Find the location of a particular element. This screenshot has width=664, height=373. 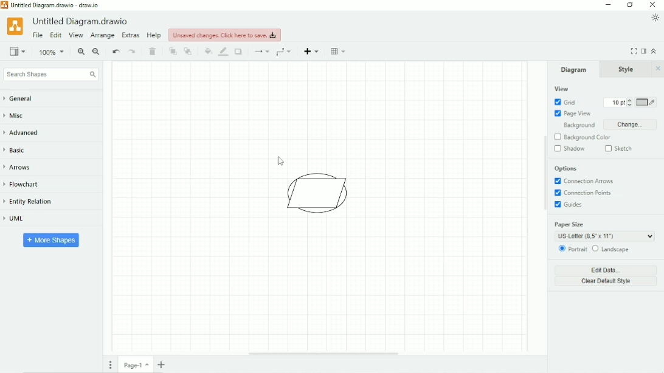

Edit data is located at coordinates (607, 270).